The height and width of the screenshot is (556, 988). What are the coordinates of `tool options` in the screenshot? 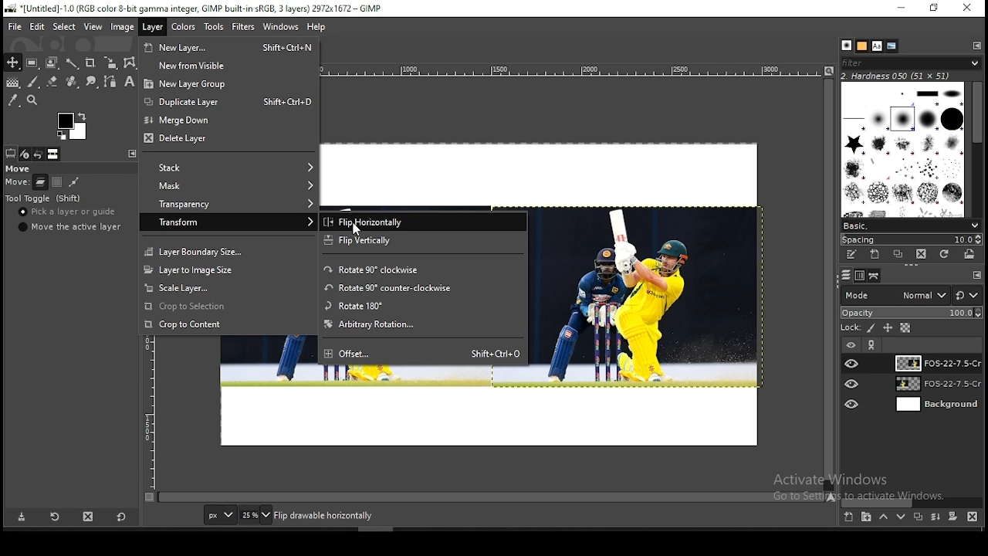 It's located at (11, 153).